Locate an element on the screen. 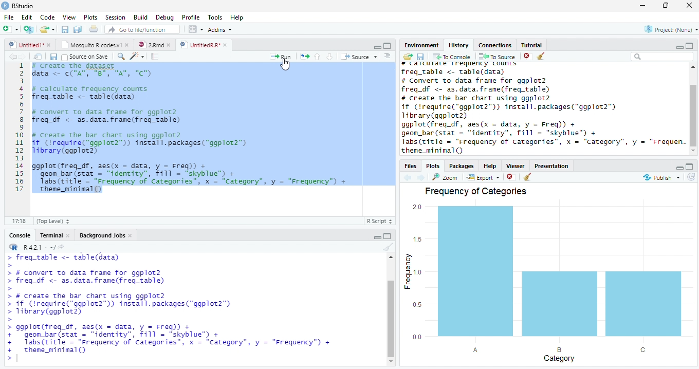 The height and width of the screenshot is (369, 699). Plots is located at coordinates (91, 18).